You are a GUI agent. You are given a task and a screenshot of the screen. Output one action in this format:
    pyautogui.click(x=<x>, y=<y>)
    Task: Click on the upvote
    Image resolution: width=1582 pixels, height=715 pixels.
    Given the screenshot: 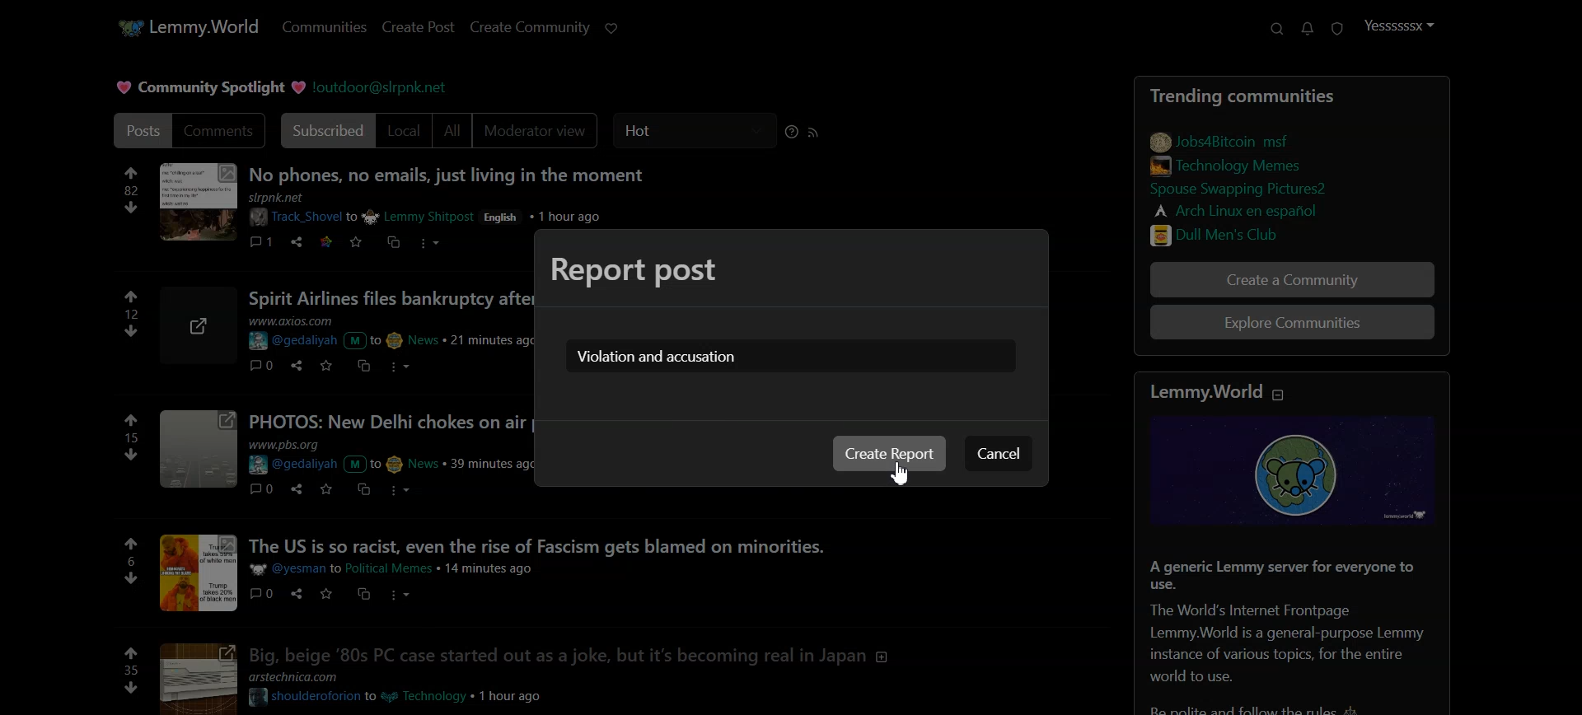 What is the action you would take?
    pyautogui.click(x=132, y=297)
    